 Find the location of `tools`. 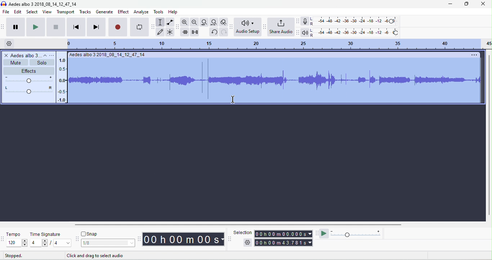

tools is located at coordinates (159, 12).